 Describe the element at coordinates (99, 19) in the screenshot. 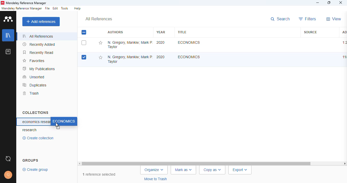

I see `all references` at that location.